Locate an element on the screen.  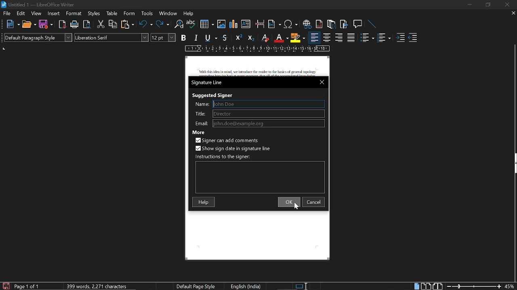
cursor is located at coordinates (296, 207).